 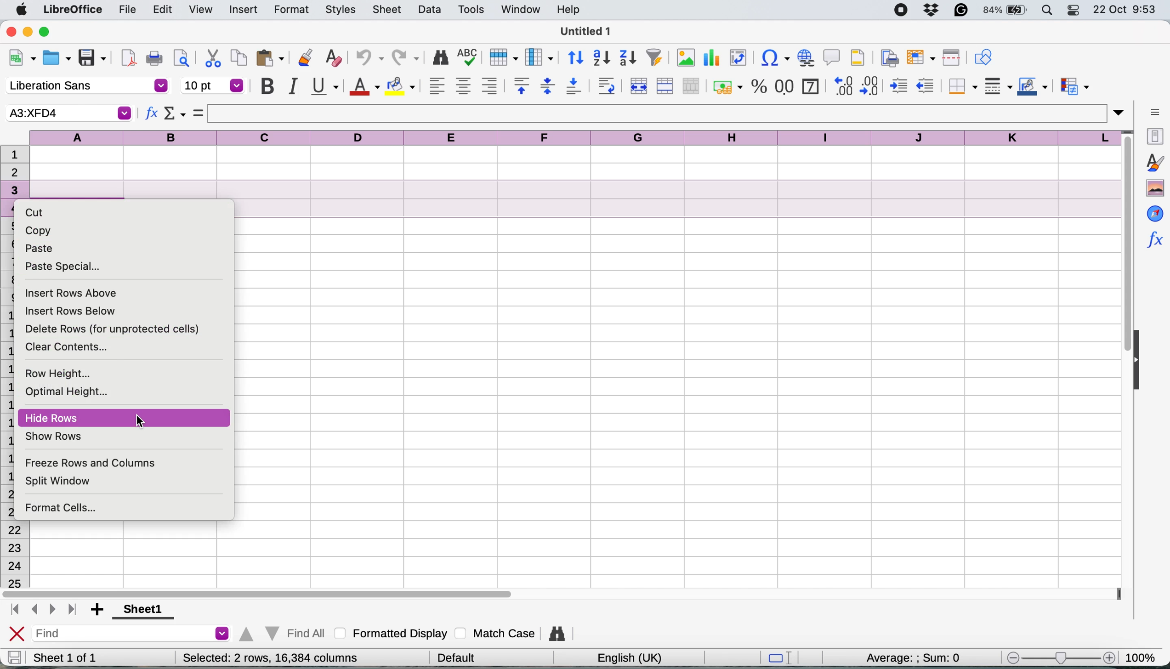 What do you see at coordinates (437, 85) in the screenshot?
I see `align left` at bounding box center [437, 85].